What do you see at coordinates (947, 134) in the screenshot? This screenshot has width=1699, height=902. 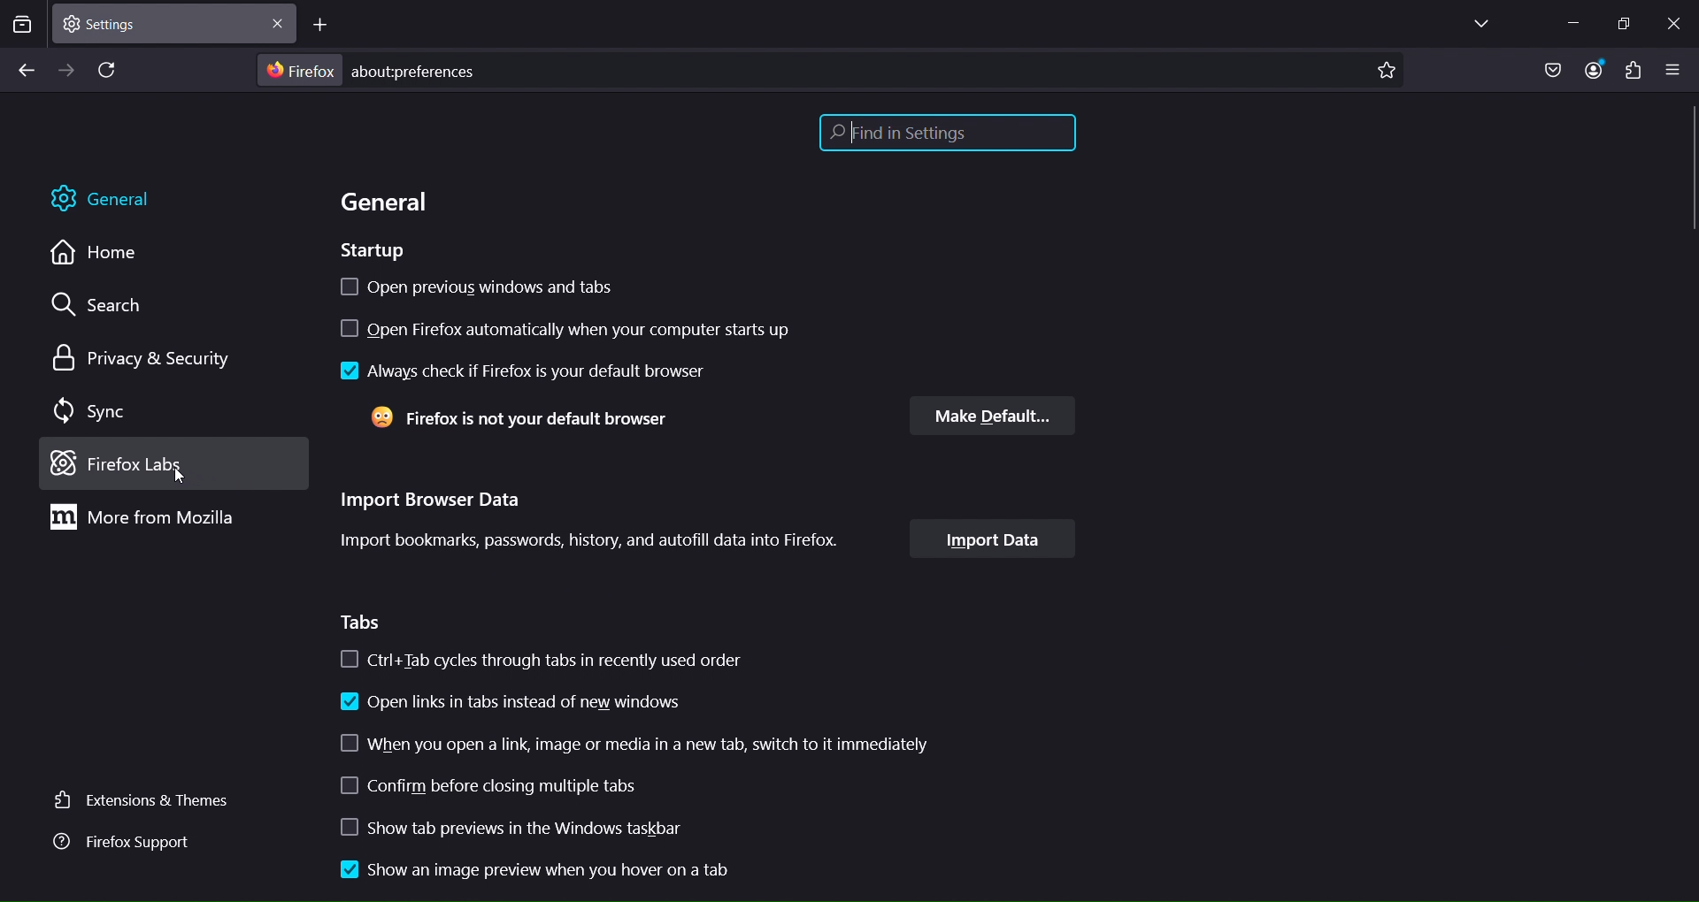 I see `find in settings` at bounding box center [947, 134].